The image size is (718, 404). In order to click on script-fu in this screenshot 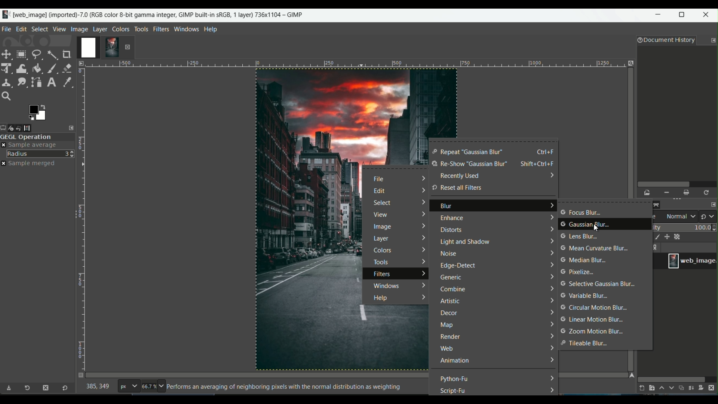, I will do `click(454, 391)`.